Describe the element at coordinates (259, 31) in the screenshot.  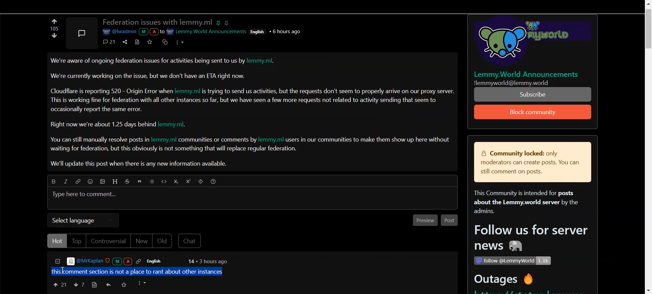
I see `` at that location.